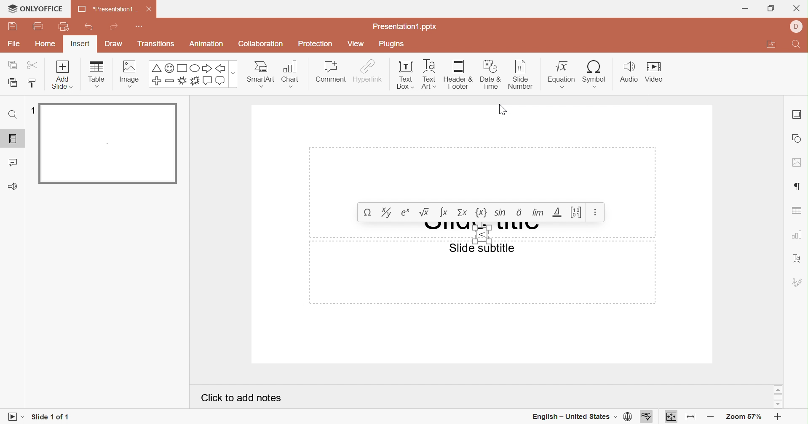  What do you see at coordinates (13, 64) in the screenshot?
I see `Copy` at bounding box center [13, 64].